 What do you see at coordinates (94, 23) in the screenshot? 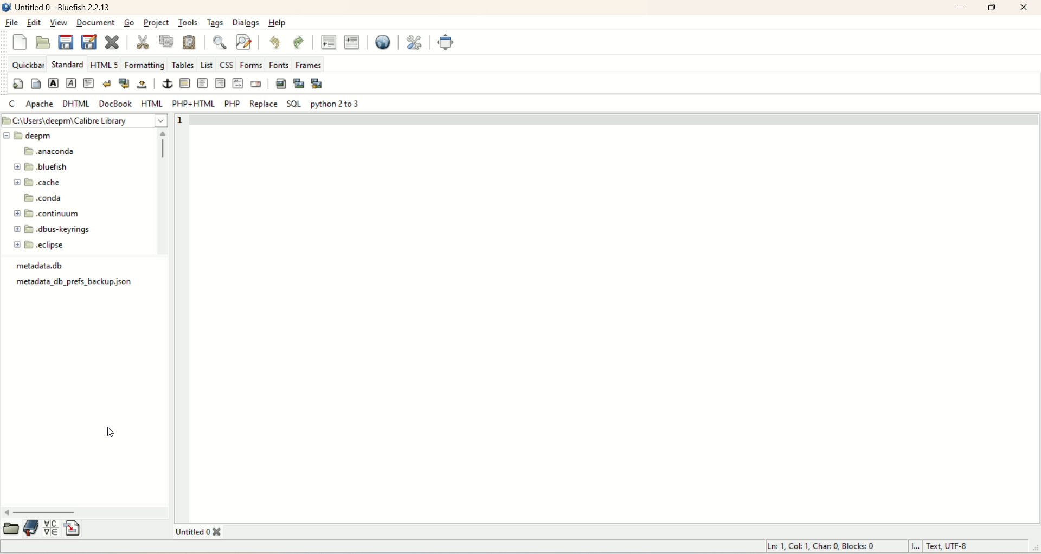
I see `document` at bounding box center [94, 23].